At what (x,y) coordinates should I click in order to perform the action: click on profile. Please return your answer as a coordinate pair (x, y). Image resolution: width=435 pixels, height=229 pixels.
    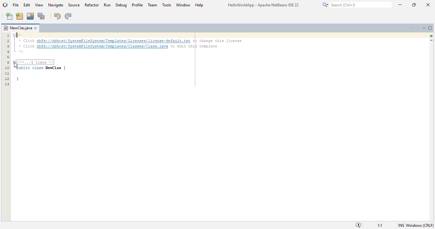
    Looking at the image, I should click on (138, 5).